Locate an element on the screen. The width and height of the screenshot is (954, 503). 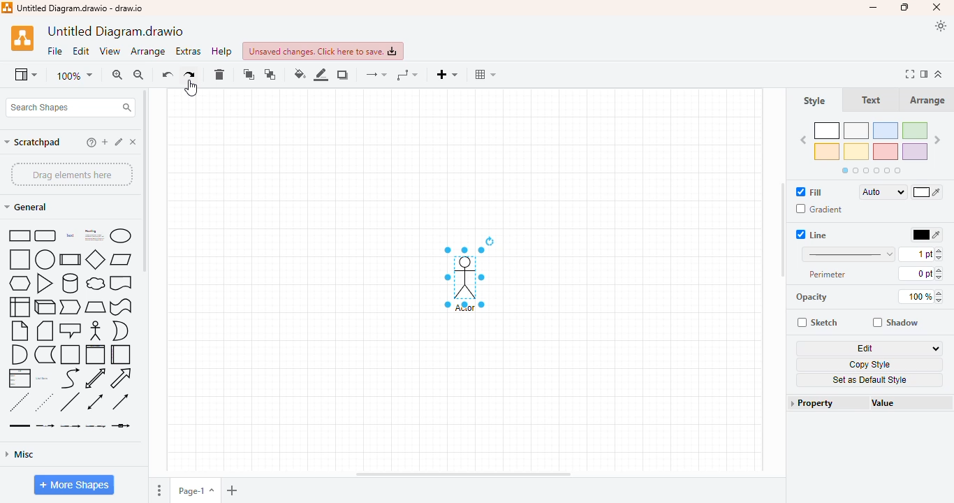
close is located at coordinates (937, 8).